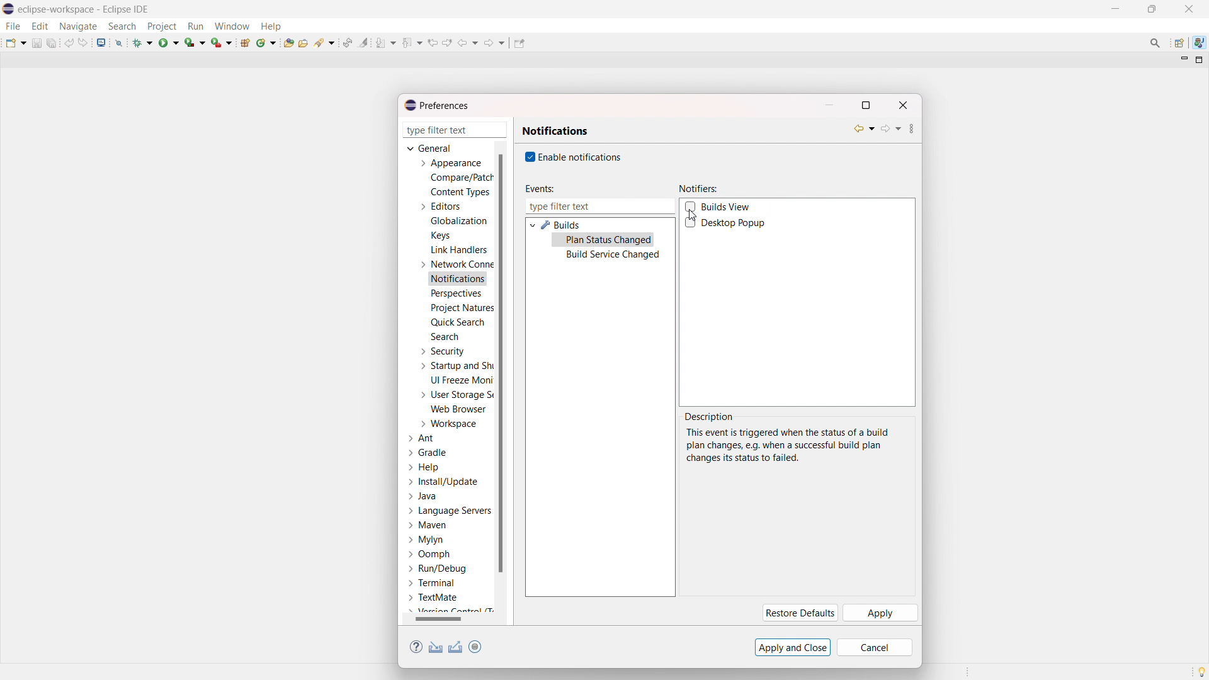 The height and width of the screenshot is (680, 1209). What do you see at coordinates (416, 647) in the screenshot?
I see `help` at bounding box center [416, 647].